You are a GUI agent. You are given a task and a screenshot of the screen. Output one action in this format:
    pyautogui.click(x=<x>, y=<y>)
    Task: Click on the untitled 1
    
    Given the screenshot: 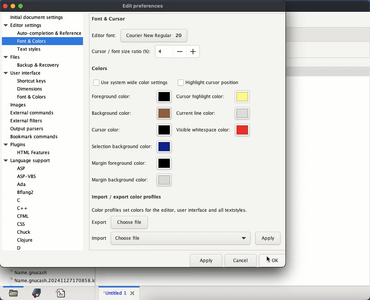 What is the action you would take?
    pyautogui.click(x=114, y=293)
    